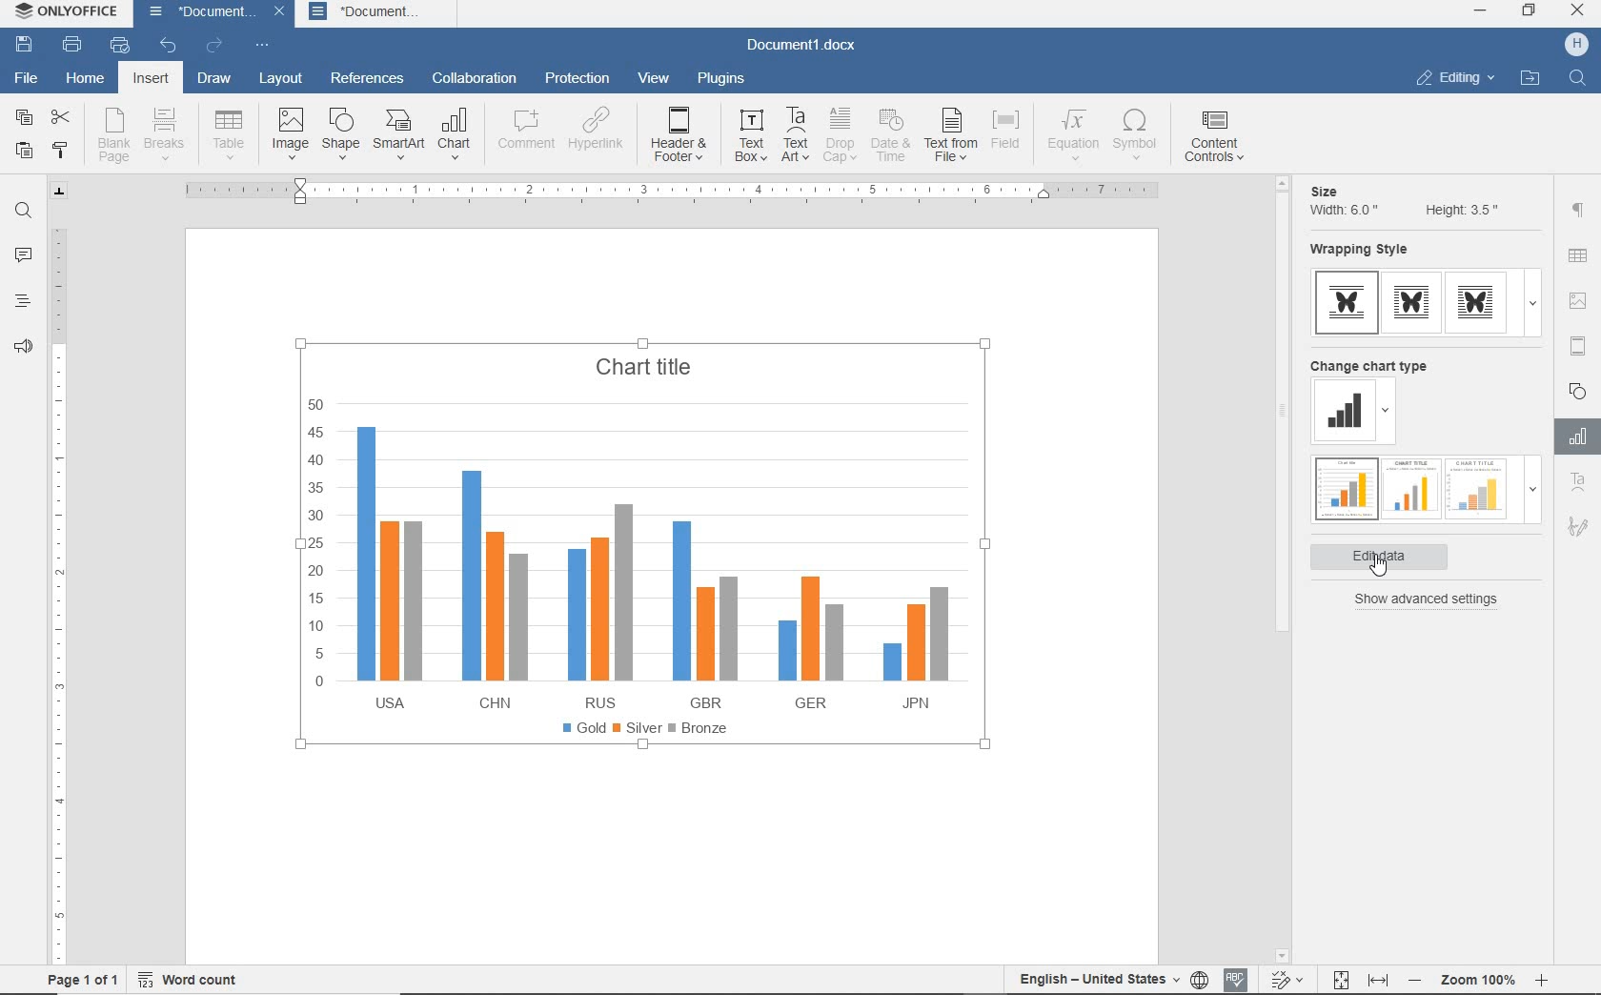 The width and height of the screenshot is (1601, 995). What do you see at coordinates (1532, 303) in the screenshot?
I see `dropdown` at bounding box center [1532, 303].